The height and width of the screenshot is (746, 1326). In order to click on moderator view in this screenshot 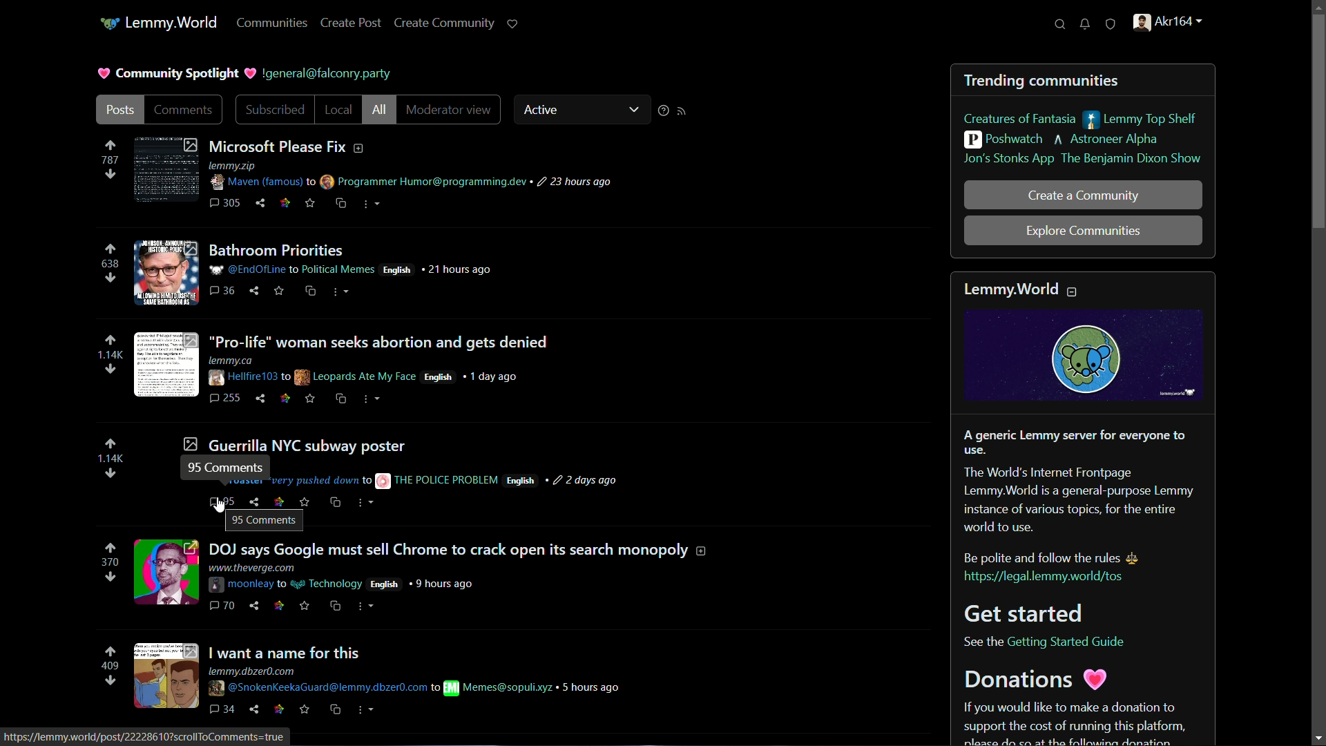, I will do `click(450, 111)`.